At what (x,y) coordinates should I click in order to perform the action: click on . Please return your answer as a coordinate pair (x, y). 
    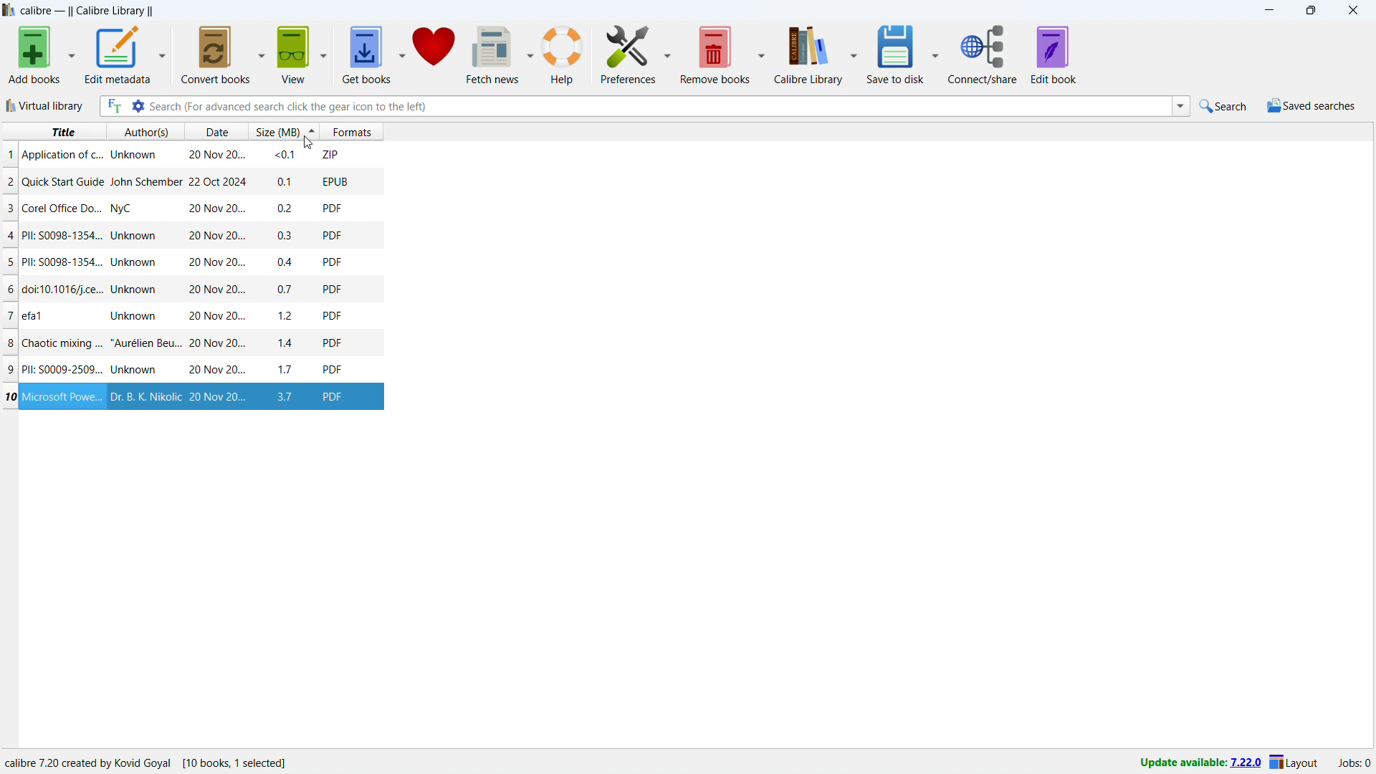
    Looking at the image, I should click on (118, 55).